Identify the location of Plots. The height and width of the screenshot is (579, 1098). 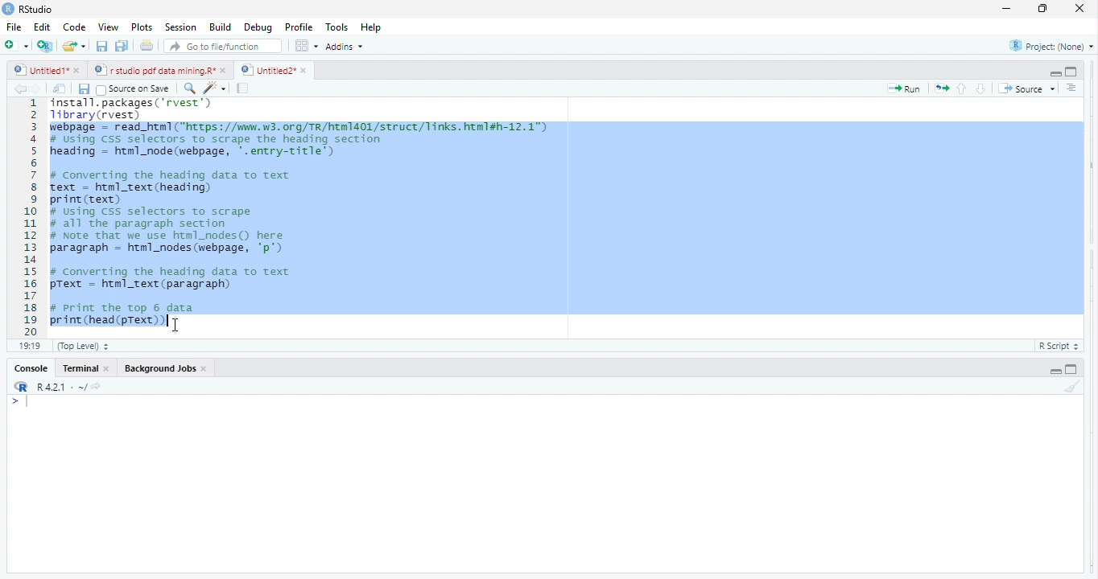
(141, 27).